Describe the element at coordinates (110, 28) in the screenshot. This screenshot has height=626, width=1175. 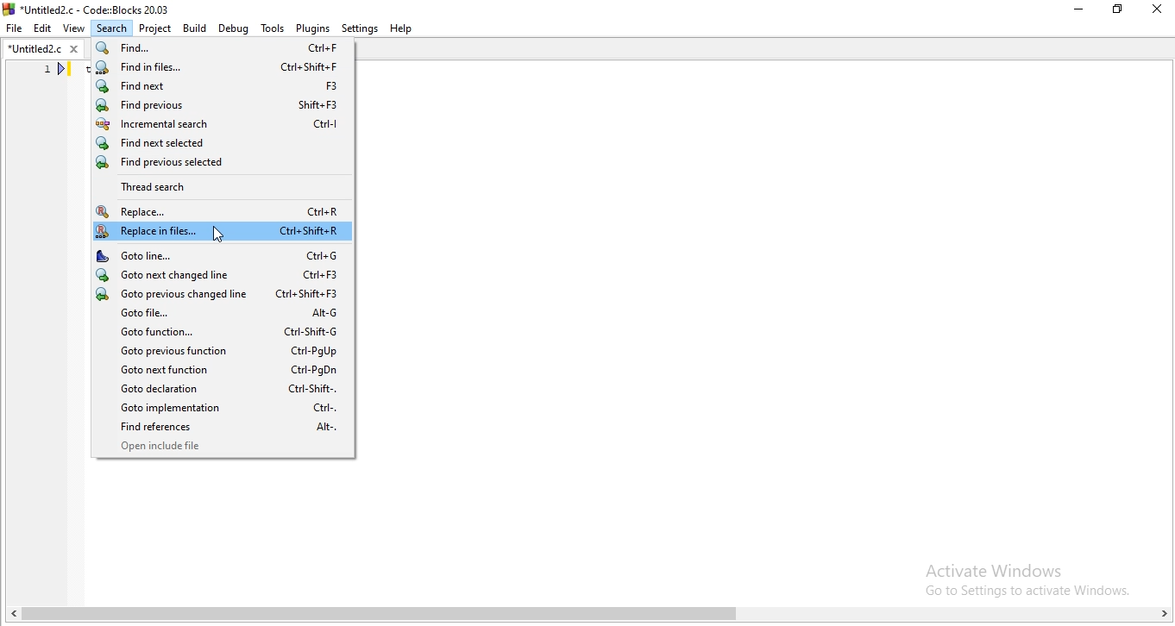
I see `Search ` at that location.